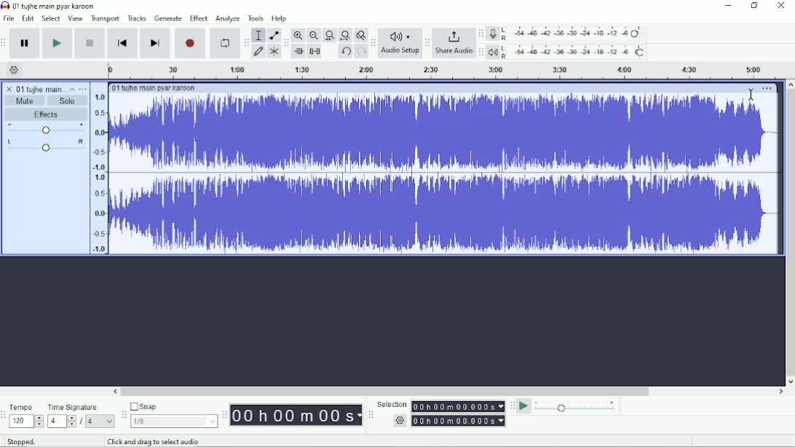 Image resolution: width=795 pixels, height=447 pixels. Describe the element at coordinates (298, 35) in the screenshot. I see `Zoom In` at that location.